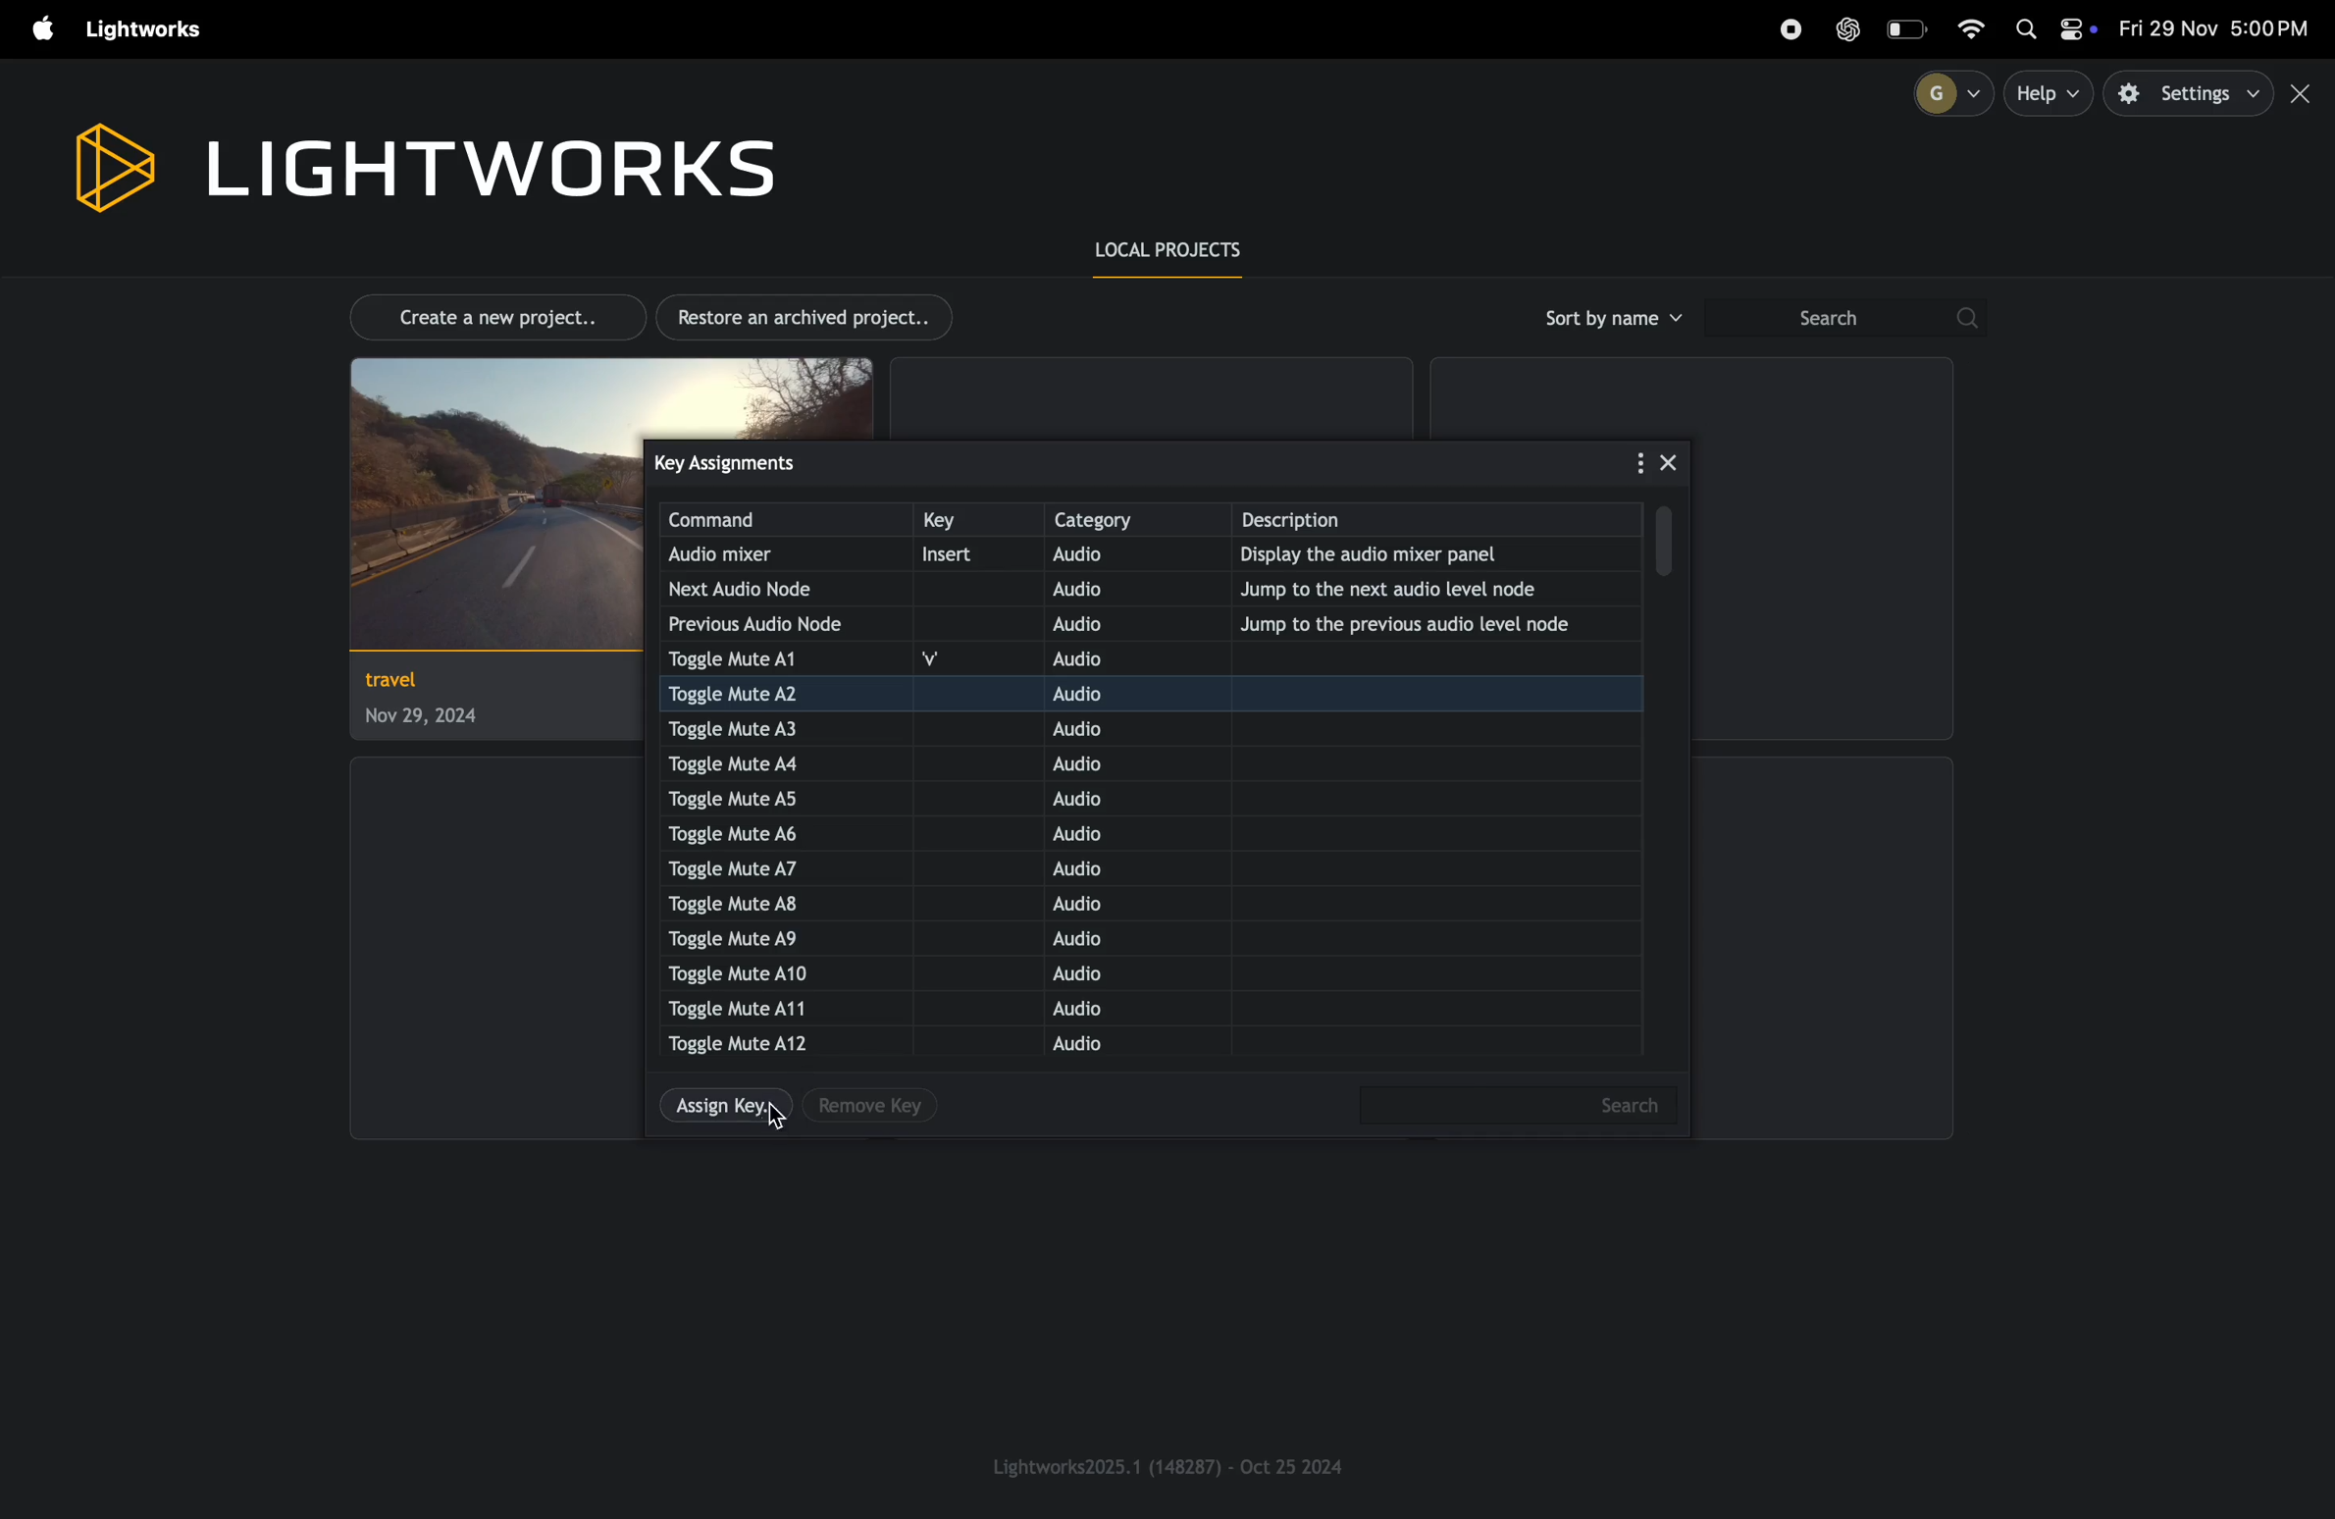 The height and width of the screenshot is (1519, 2335). Describe the element at coordinates (1119, 941) in the screenshot. I see `audio` at that location.